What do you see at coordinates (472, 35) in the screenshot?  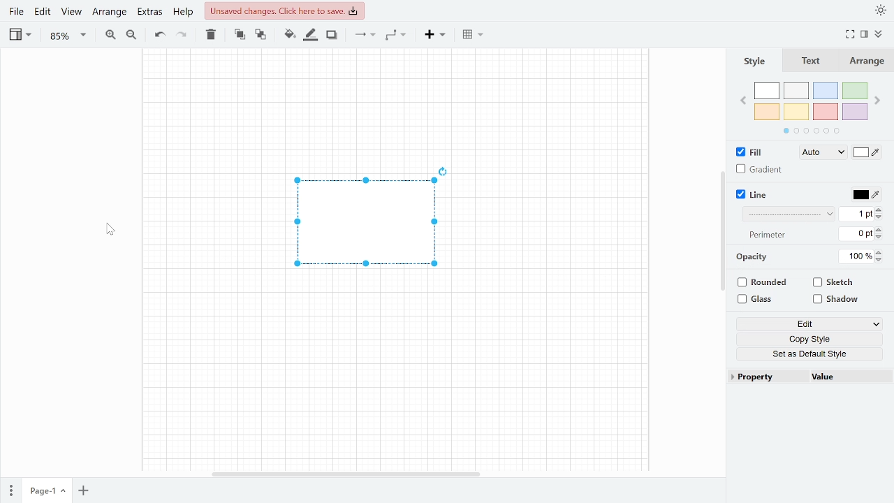 I see `Table` at bounding box center [472, 35].